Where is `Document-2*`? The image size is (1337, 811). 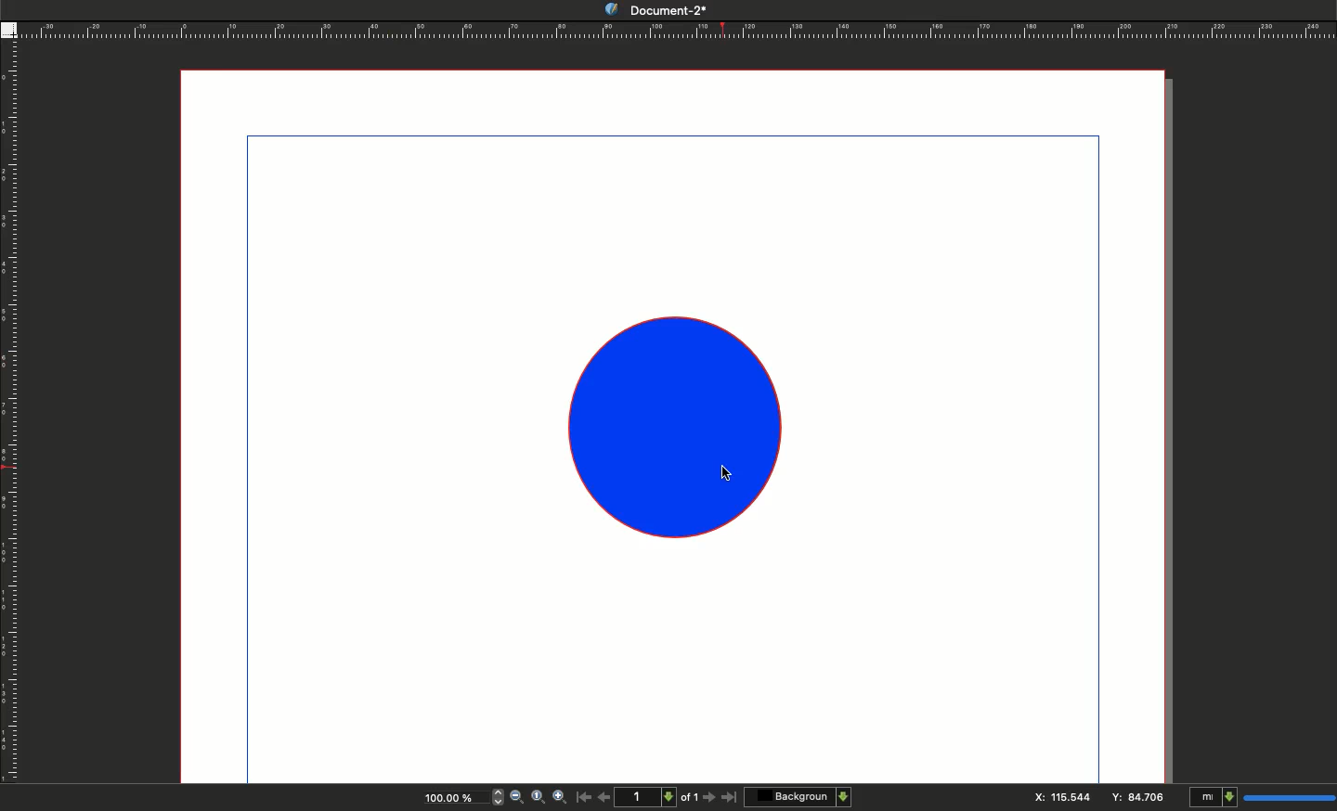
Document-2* is located at coordinates (643, 9).